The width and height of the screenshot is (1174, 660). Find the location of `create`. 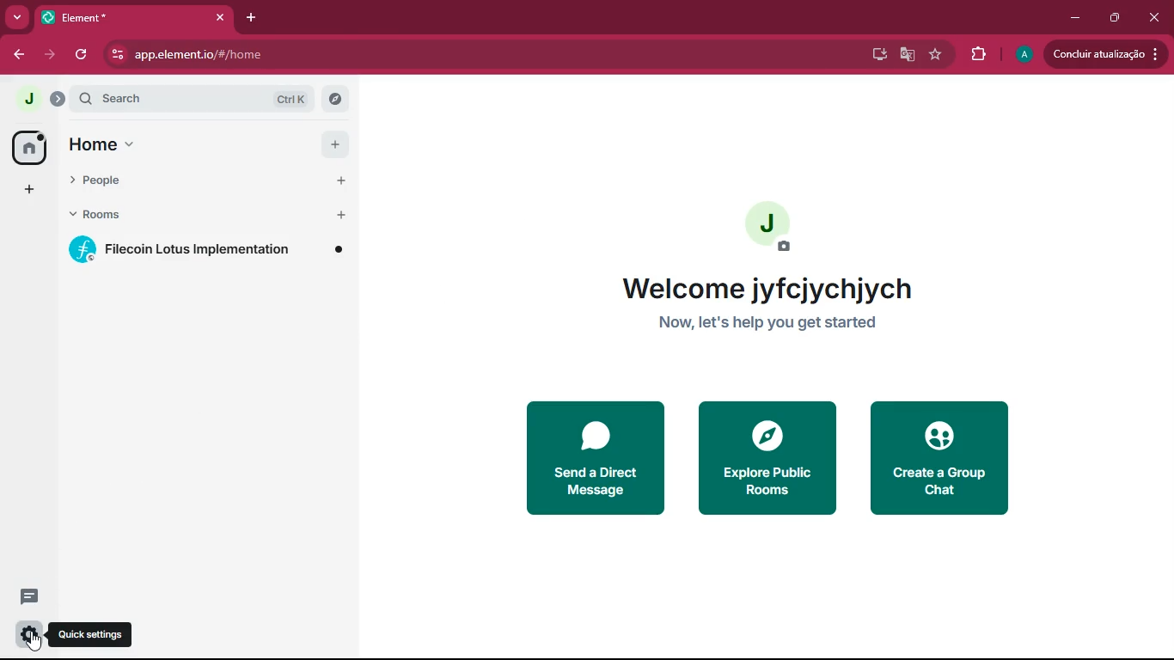

create is located at coordinates (941, 459).